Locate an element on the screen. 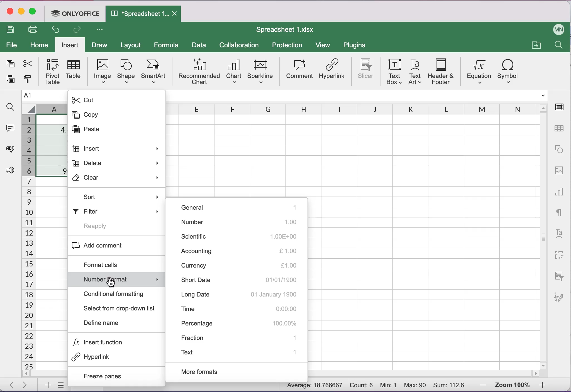 This screenshot has height=392, width=571. comments is located at coordinates (11, 129).